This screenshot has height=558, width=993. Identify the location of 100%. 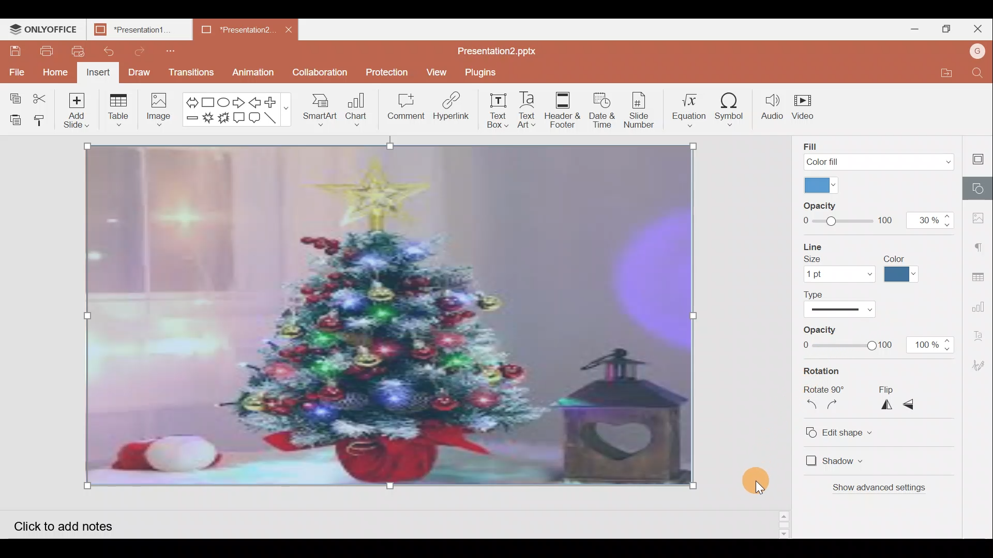
(931, 346).